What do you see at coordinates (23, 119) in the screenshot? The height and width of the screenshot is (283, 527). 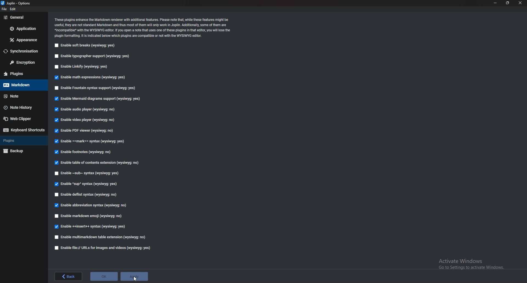 I see `Webclipper` at bounding box center [23, 119].